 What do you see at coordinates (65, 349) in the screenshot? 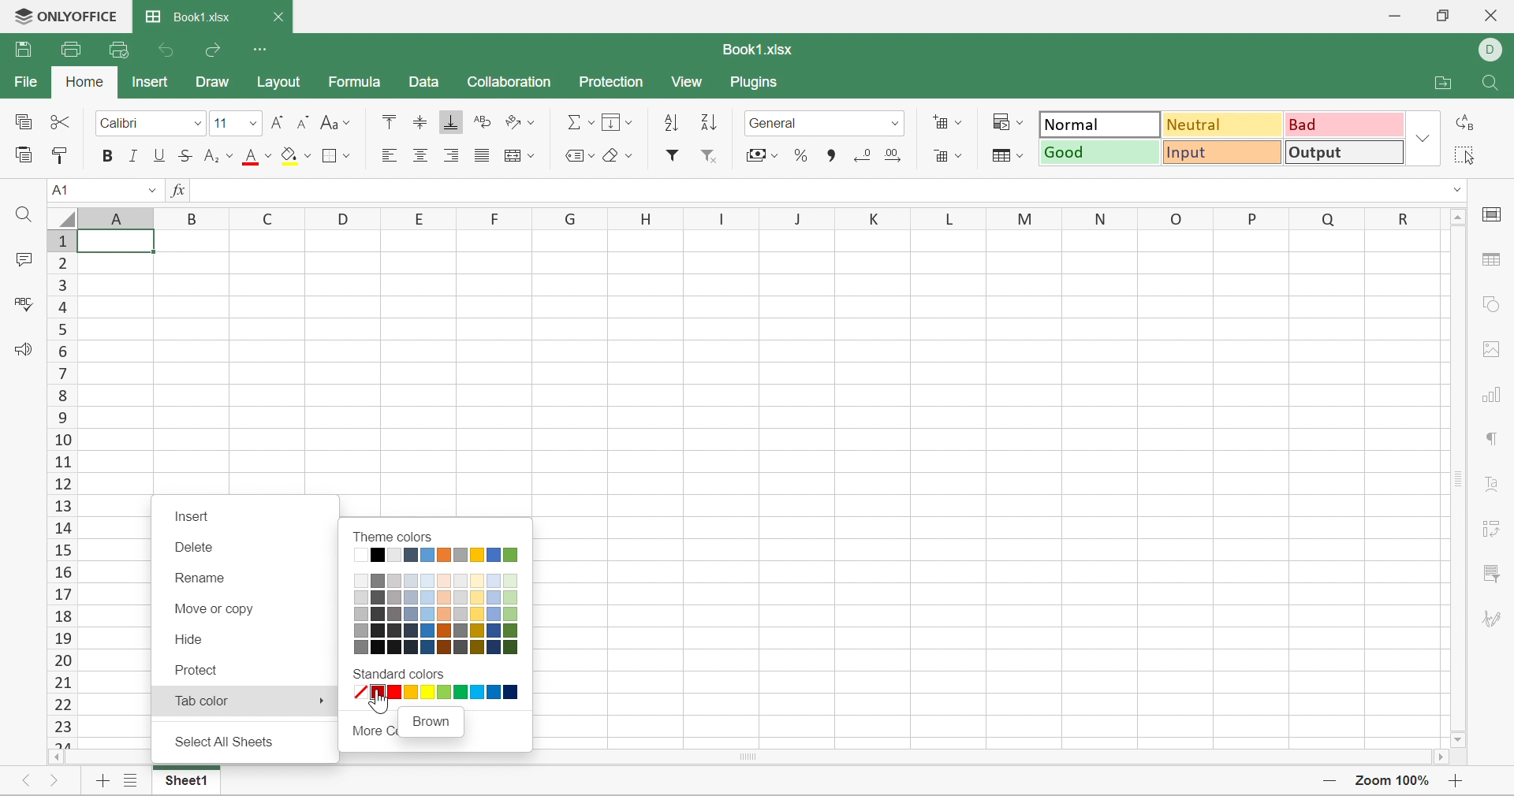
I see `6` at bounding box center [65, 349].